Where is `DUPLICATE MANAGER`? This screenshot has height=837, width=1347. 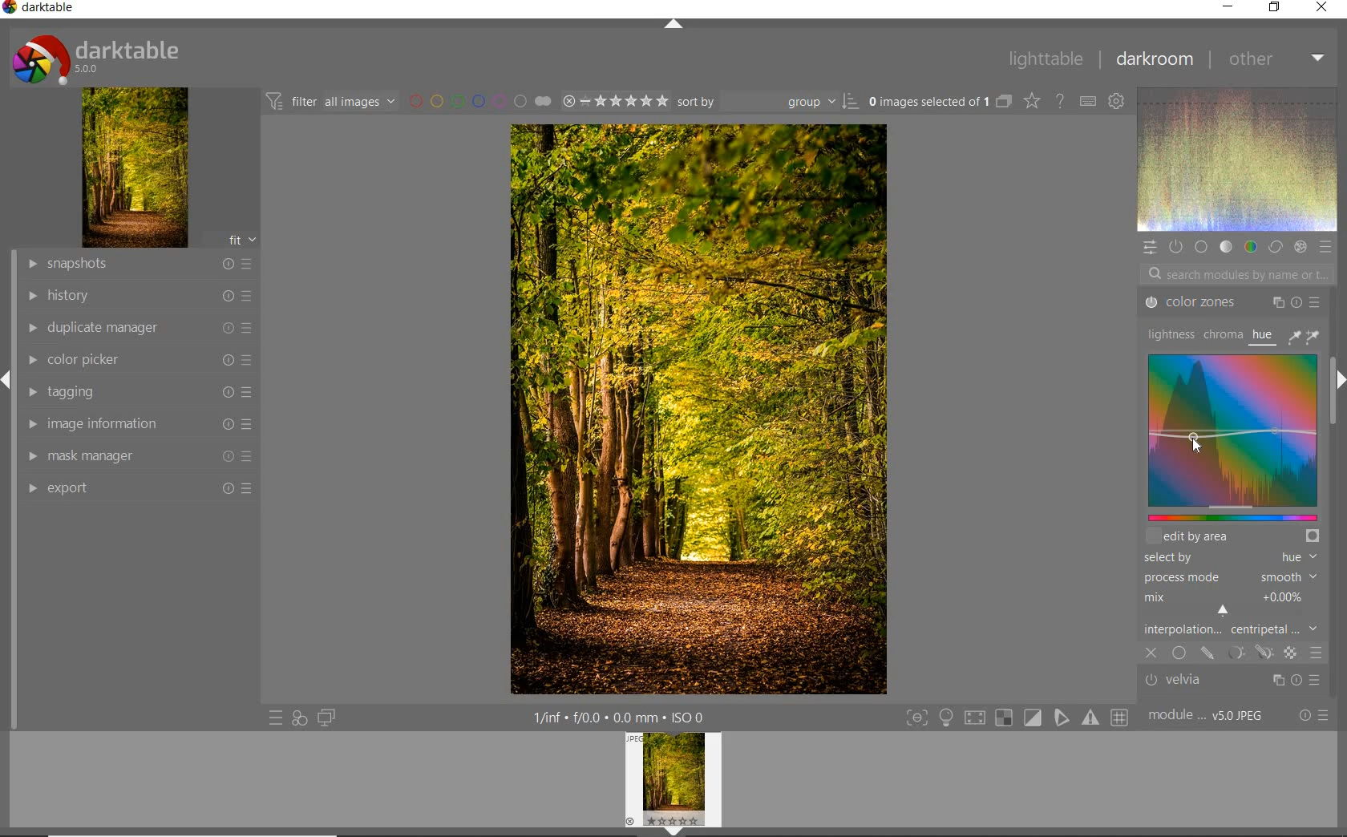
DUPLICATE MANAGER is located at coordinates (138, 326).